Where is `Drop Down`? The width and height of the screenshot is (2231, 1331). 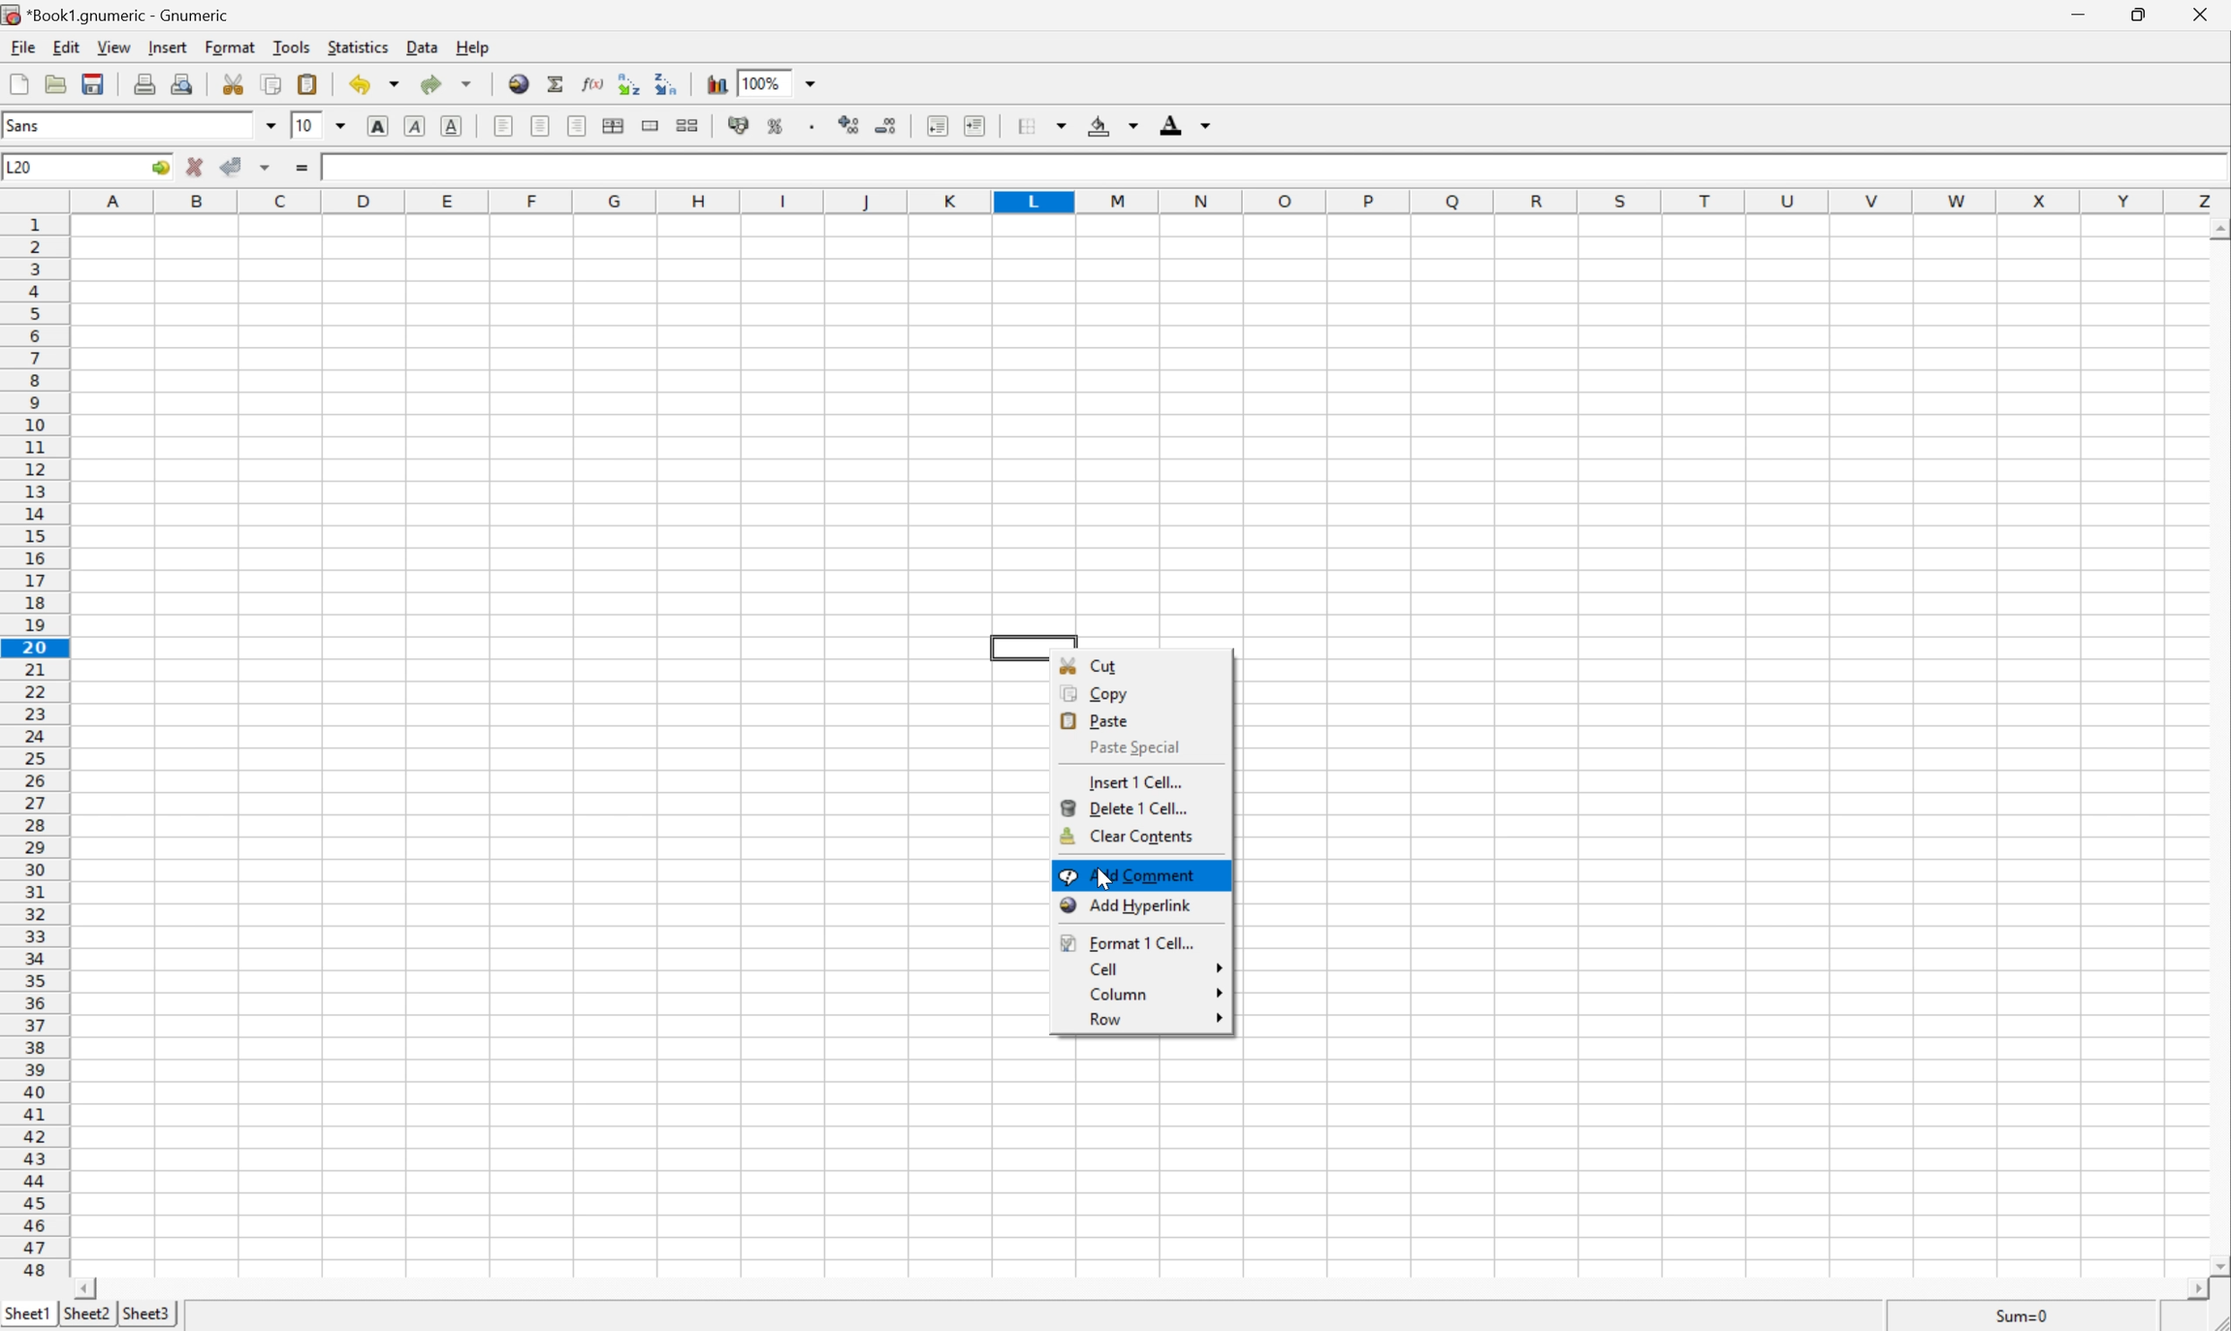 Drop Down is located at coordinates (1218, 965).